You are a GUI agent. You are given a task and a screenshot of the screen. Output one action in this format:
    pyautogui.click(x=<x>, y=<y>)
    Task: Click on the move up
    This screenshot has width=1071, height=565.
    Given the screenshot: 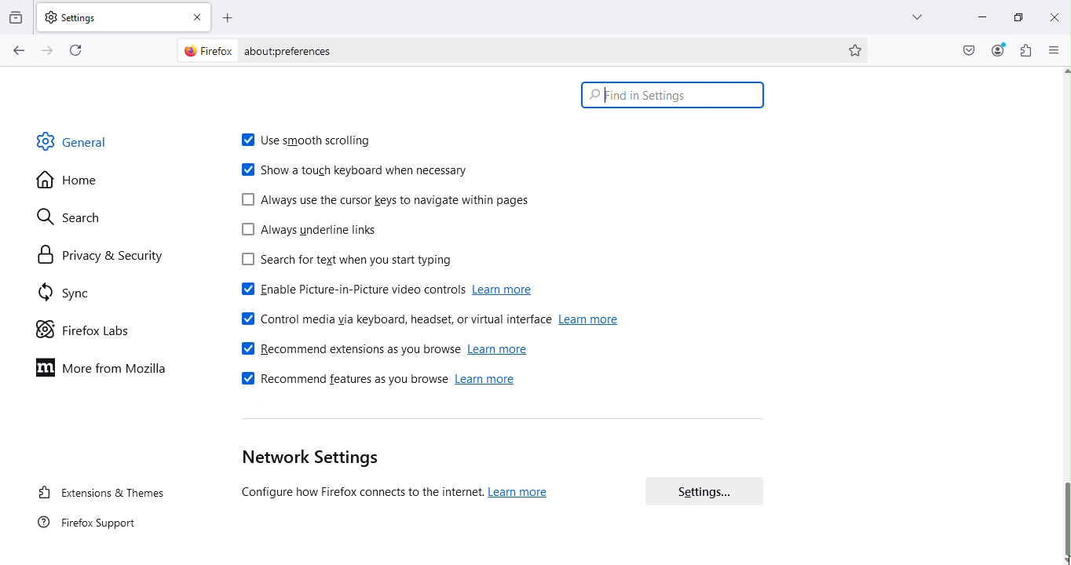 What is the action you would take?
    pyautogui.click(x=1064, y=69)
    